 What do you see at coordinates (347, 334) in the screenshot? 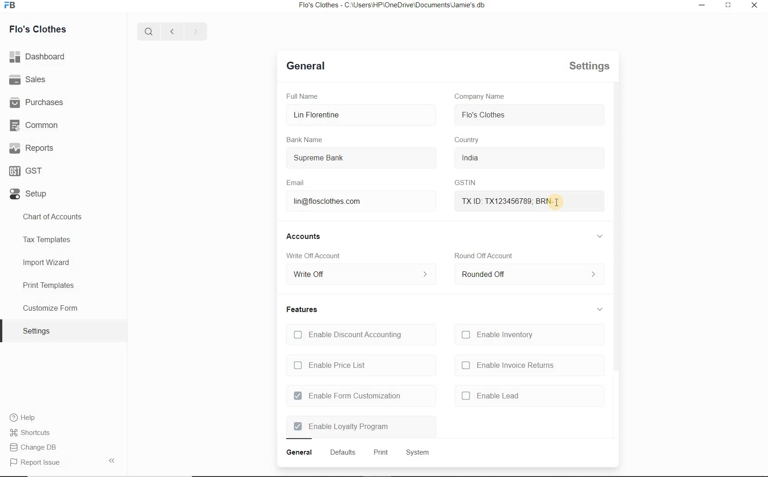
I see `Enable Discount Accounting` at bounding box center [347, 334].